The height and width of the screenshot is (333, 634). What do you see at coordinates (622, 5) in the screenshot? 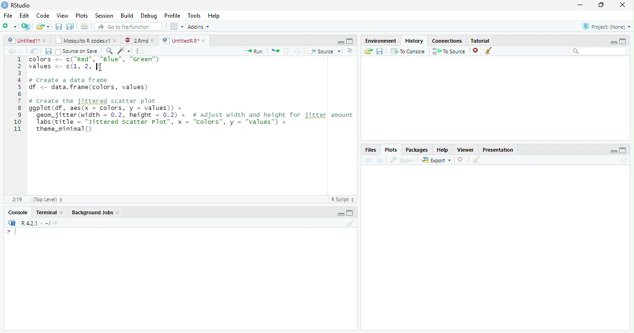
I see `close` at bounding box center [622, 5].